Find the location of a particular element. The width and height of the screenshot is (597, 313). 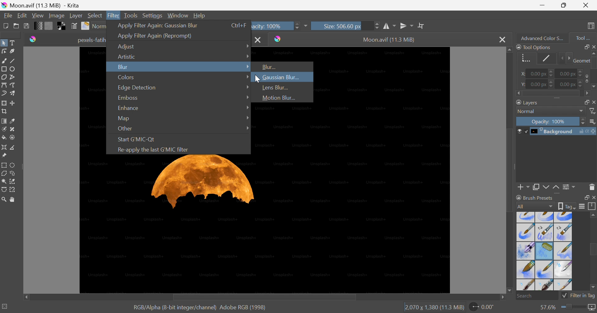

Background is located at coordinates (556, 132).